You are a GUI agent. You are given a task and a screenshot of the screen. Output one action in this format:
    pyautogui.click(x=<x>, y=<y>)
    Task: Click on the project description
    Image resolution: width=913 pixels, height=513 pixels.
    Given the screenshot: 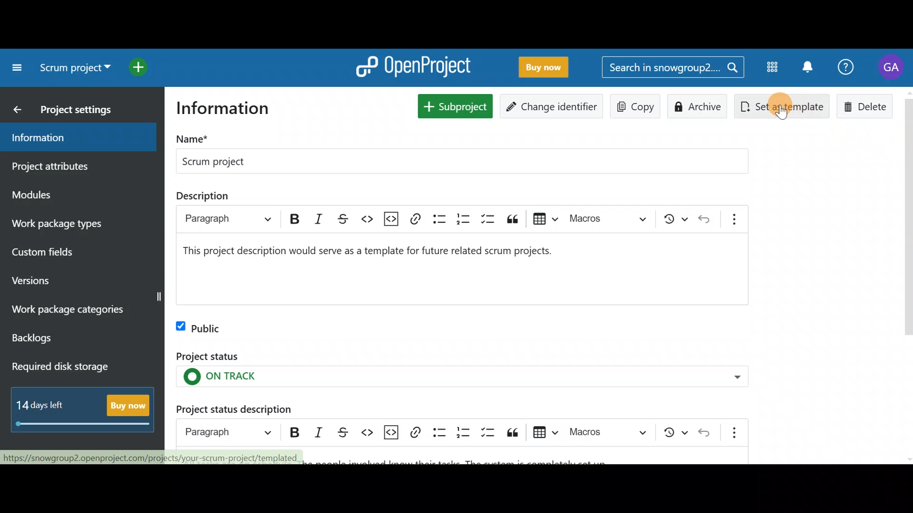 What is the action you would take?
    pyautogui.click(x=378, y=255)
    